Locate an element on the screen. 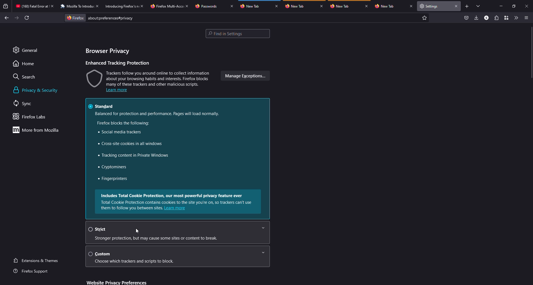 This screenshot has height=285, width=533. home is located at coordinates (24, 64).